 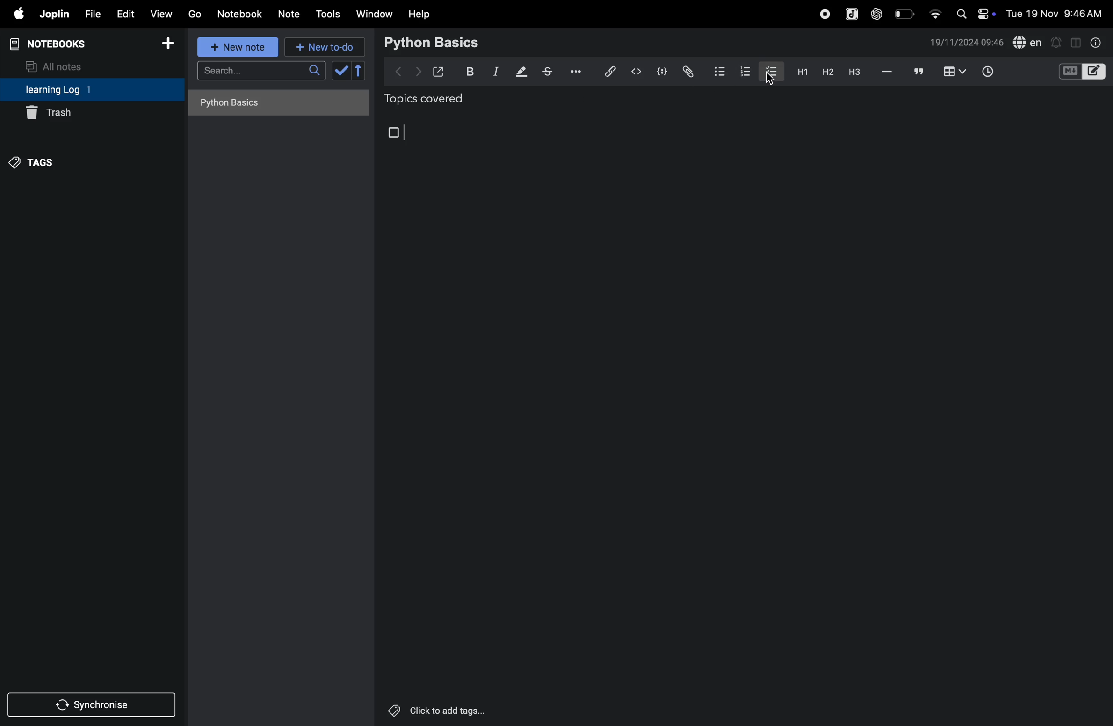 What do you see at coordinates (934, 11) in the screenshot?
I see `wifi` at bounding box center [934, 11].